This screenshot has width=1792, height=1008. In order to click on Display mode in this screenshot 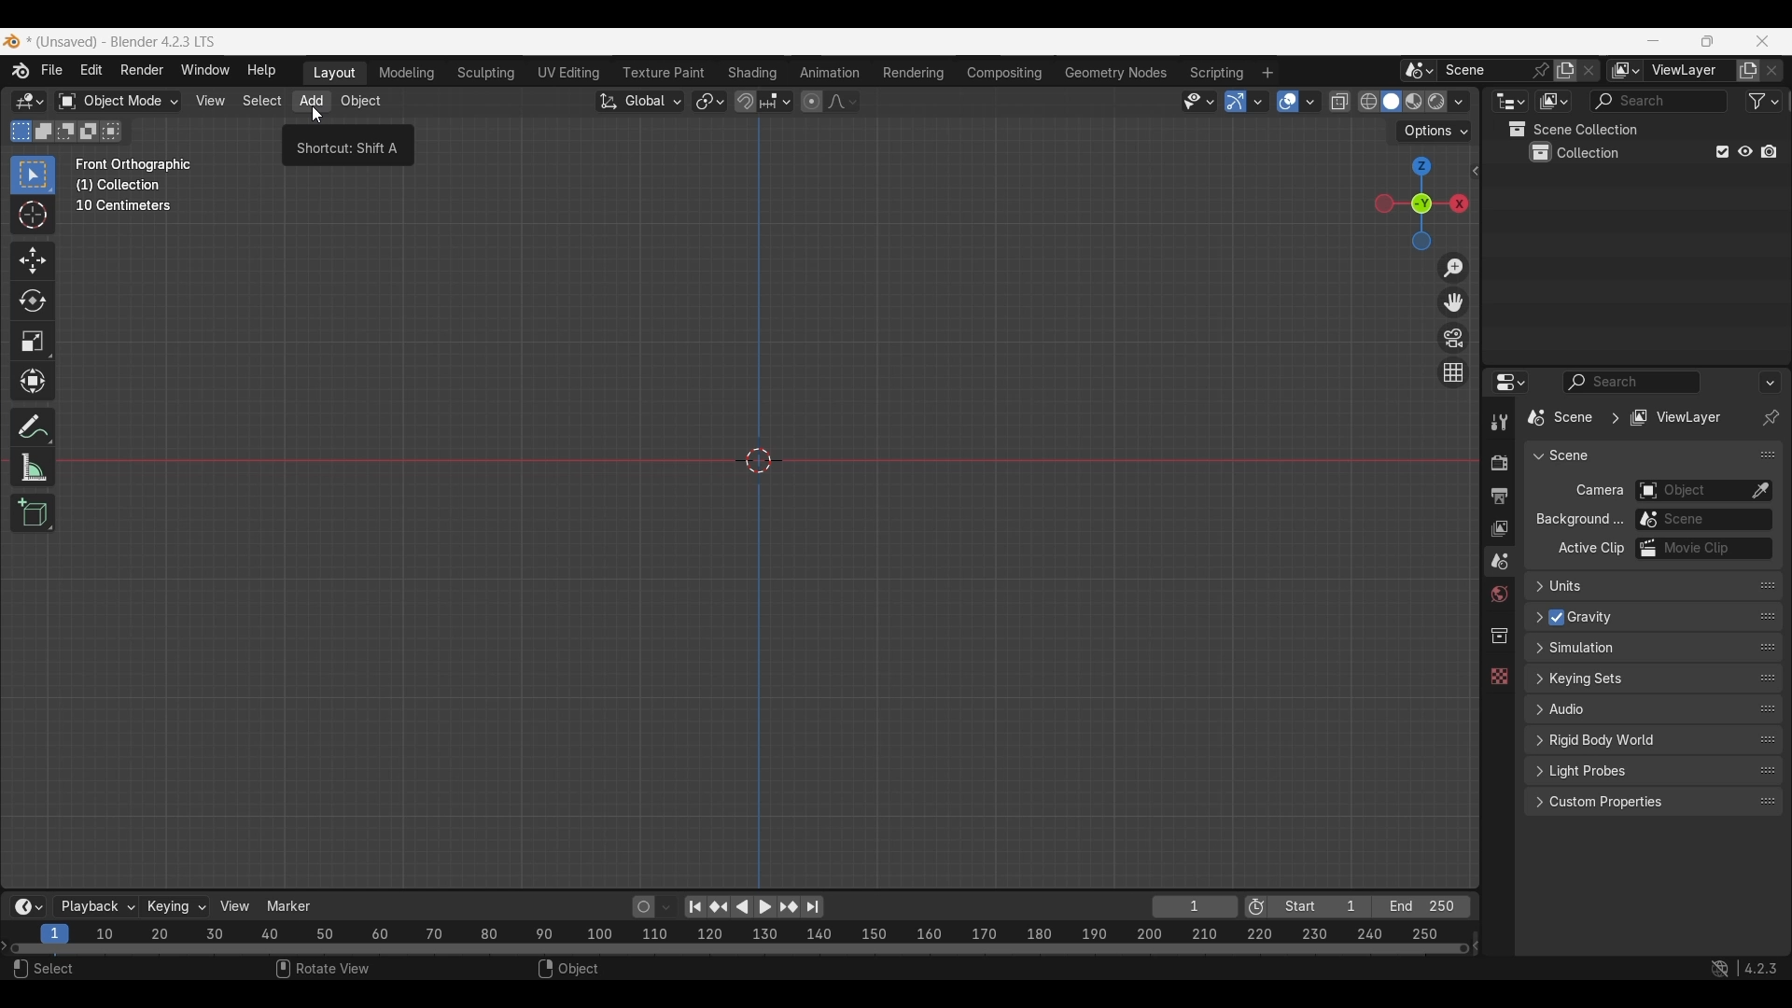, I will do `click(1553, 102)`.